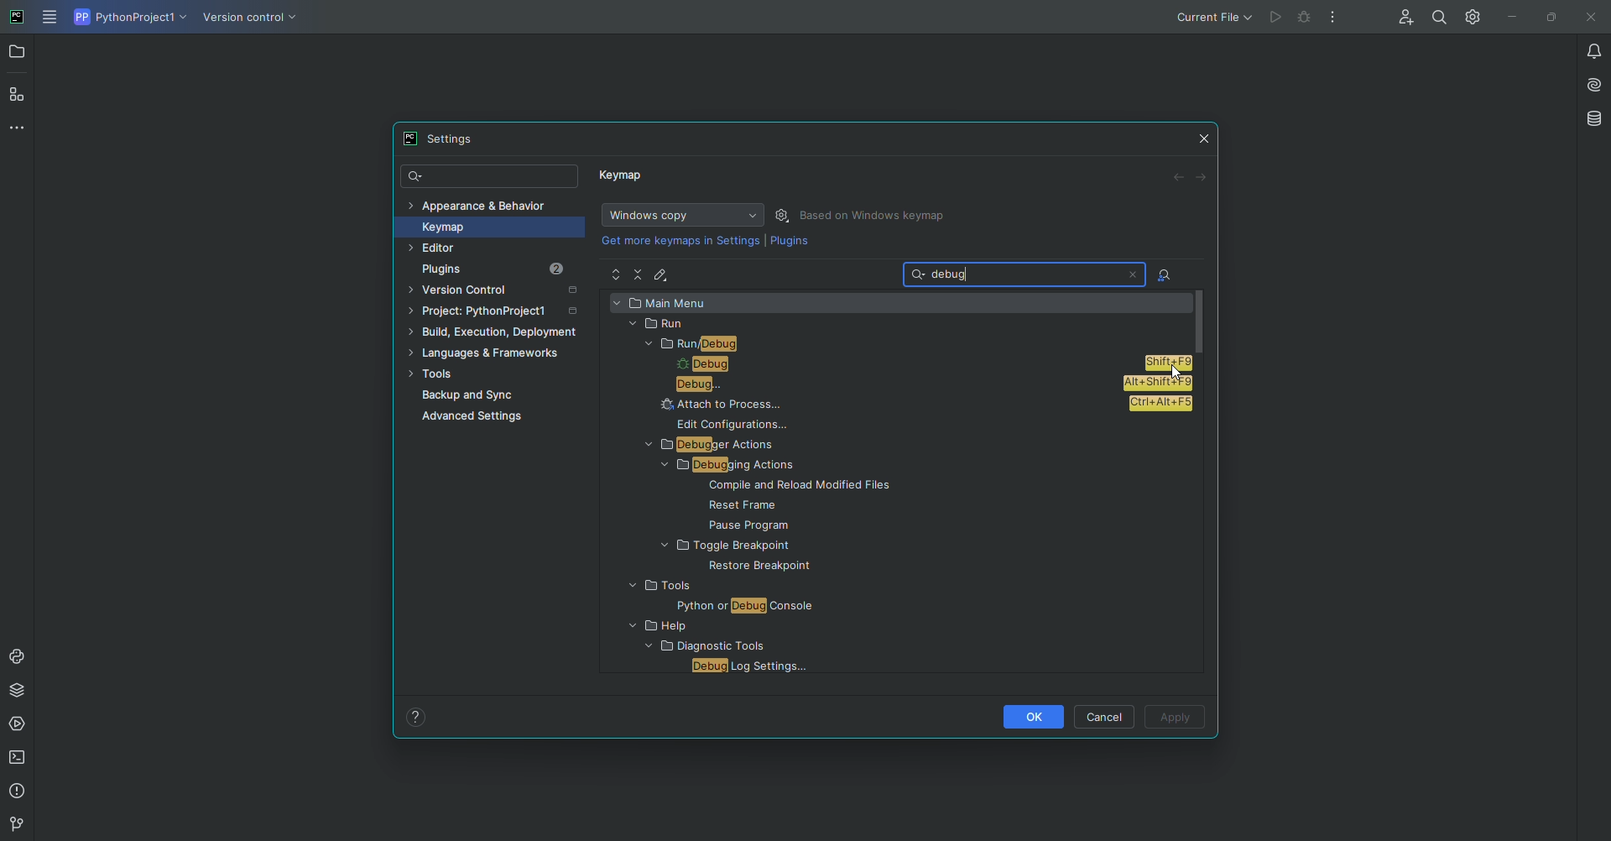  I want to click on DEBUG  SHIFT+F9, so click(869, 365).